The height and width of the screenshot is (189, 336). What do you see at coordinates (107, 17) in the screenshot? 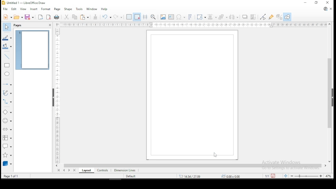
I see `undo` at bounding box center [107, 17].